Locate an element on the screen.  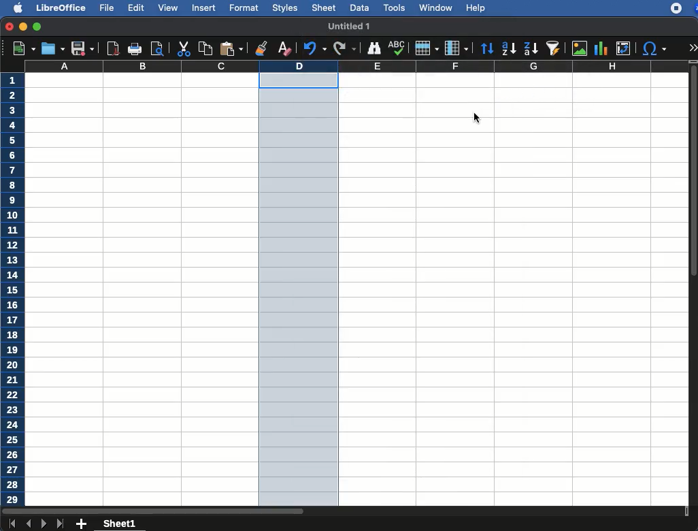
sheet1 is located at coordinates (120, 524).